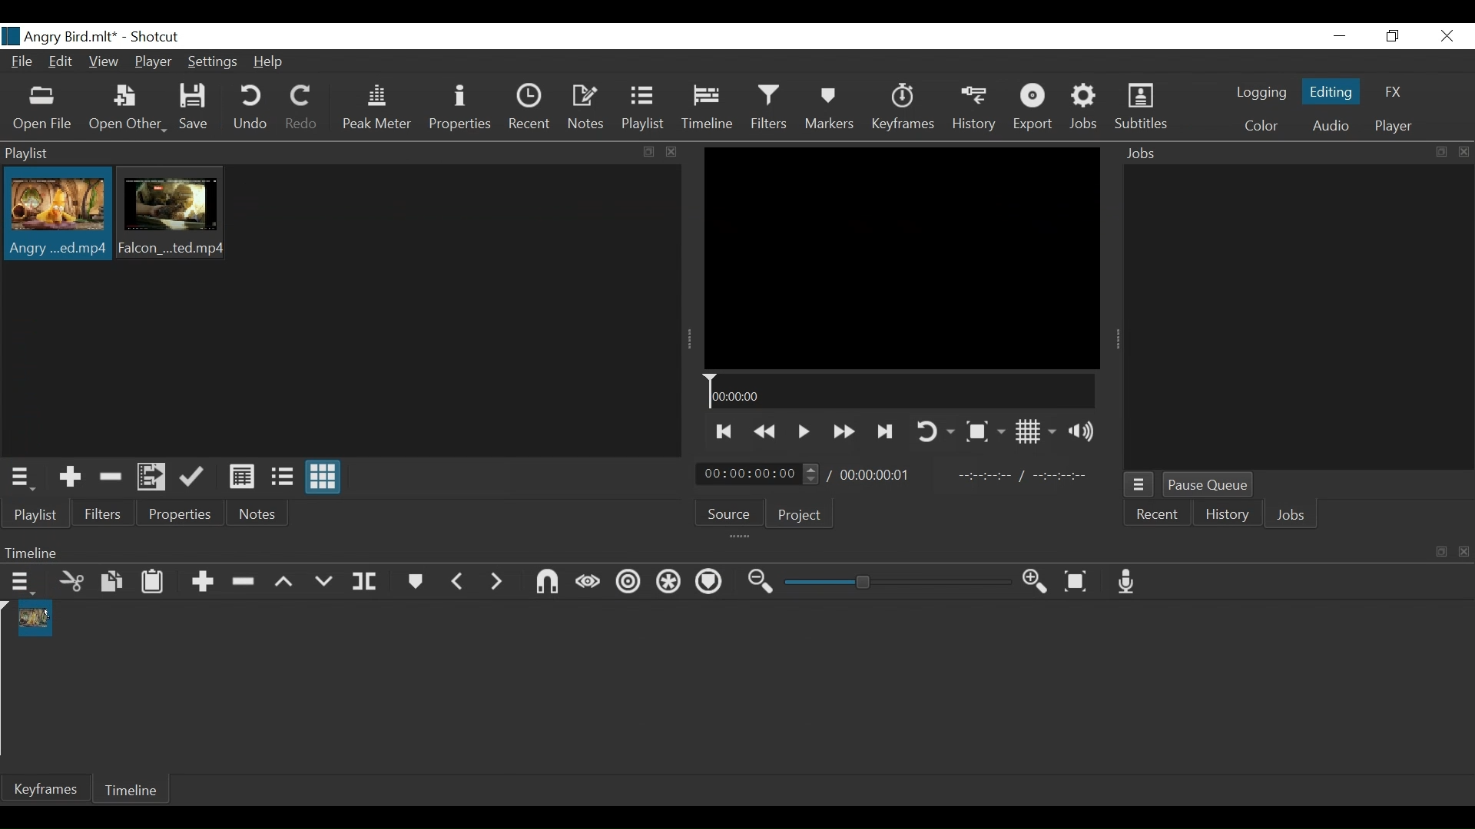 This screenshot has height=829, width=1475. I want to click on Skip to the previous point, so click(722, 432).